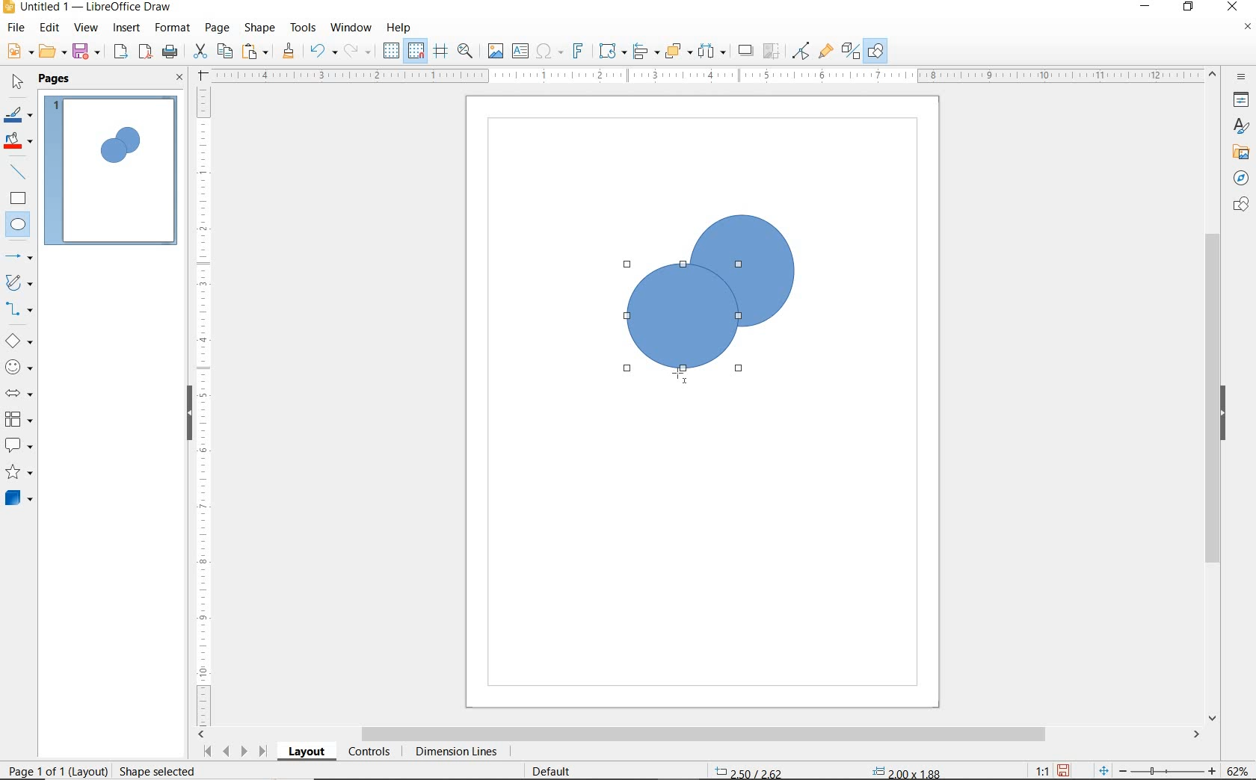  Describe the element at coordinates (496, 52) in the screenshot. I see `INSERT IMAGE` at that location.